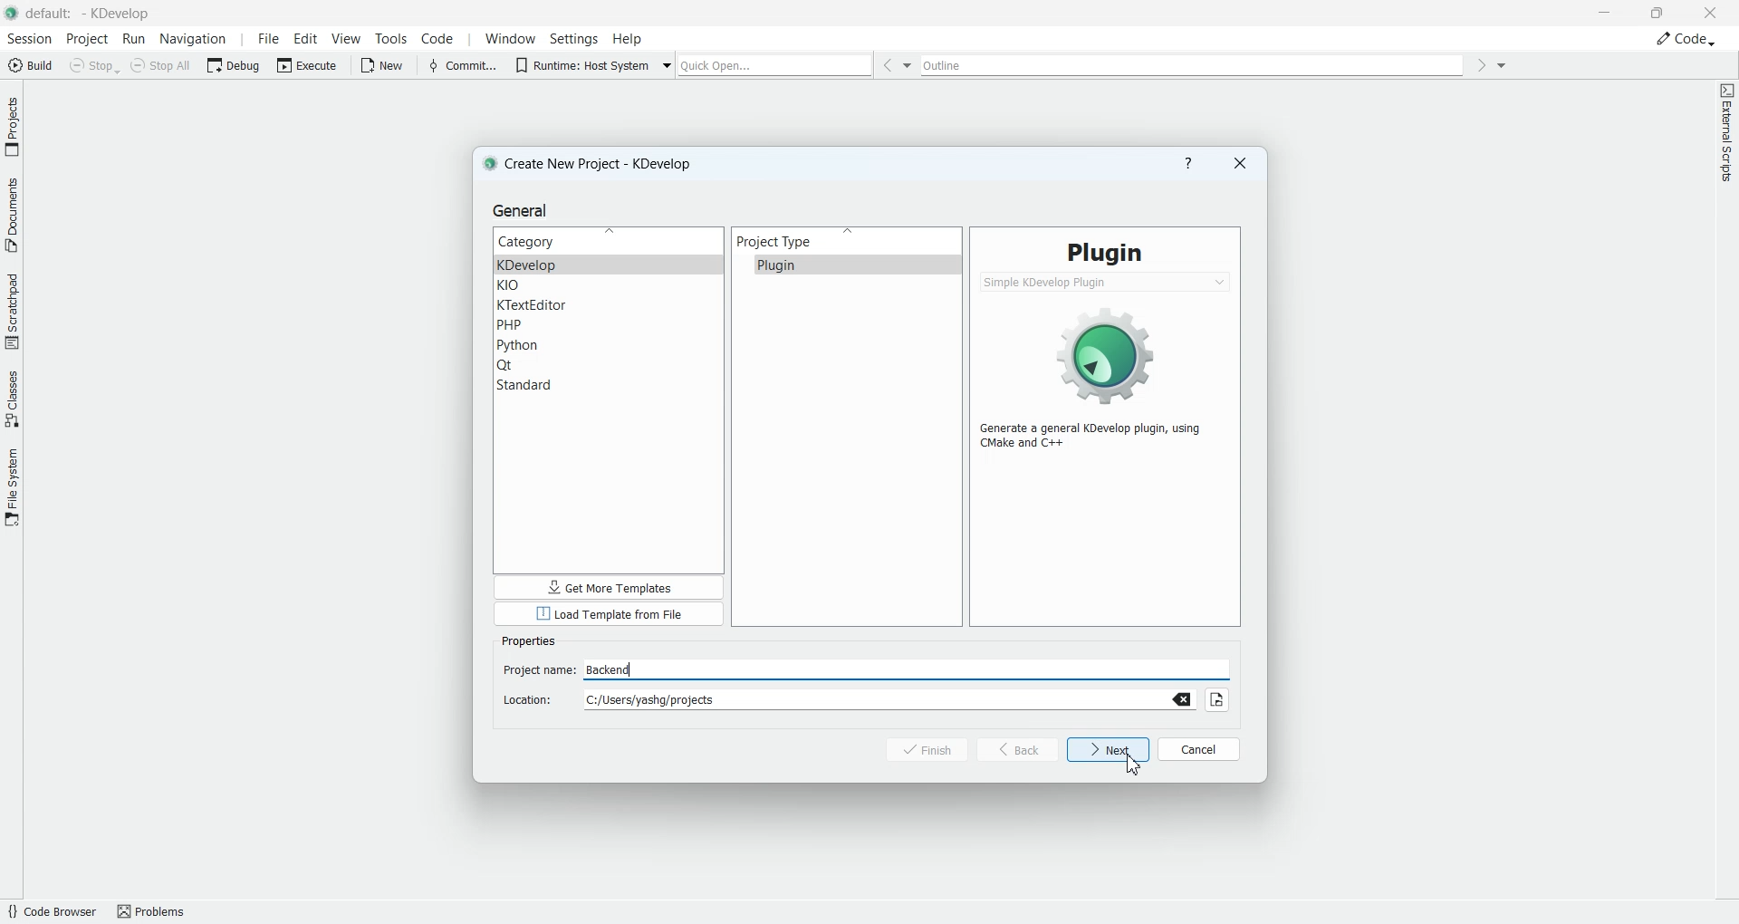 This screenshot has width=1739, height=924. I want to click on Create New Project, so click(593, 164).